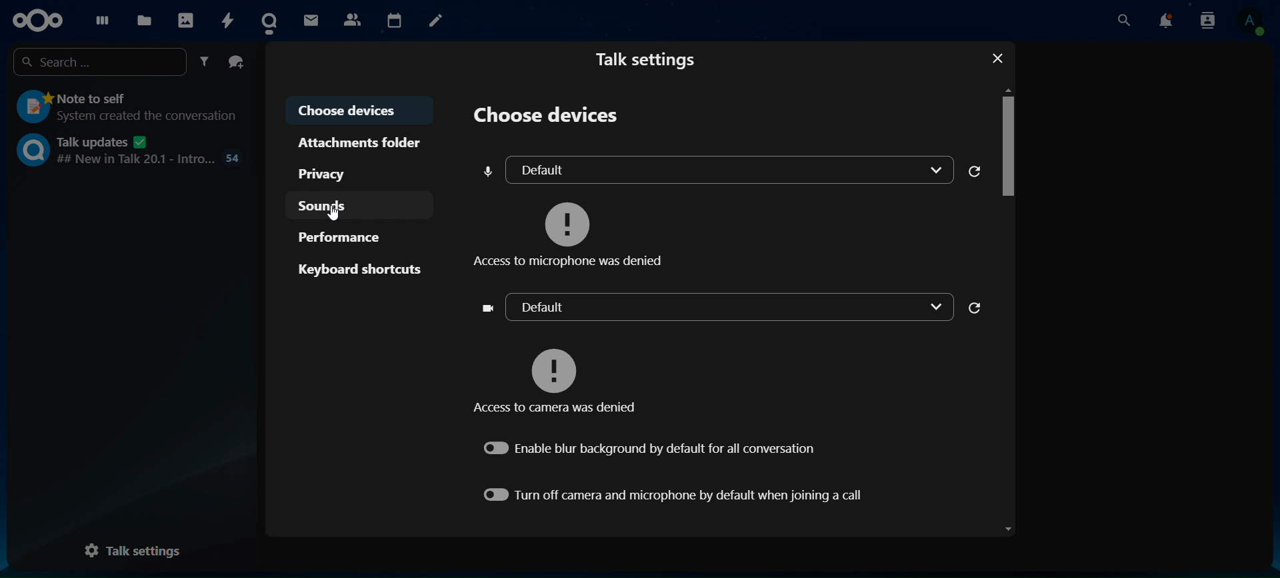  What do you see at coordinates (355, 109) in the screenshot?
I see `choose devices` at bounding box center [355, 109].